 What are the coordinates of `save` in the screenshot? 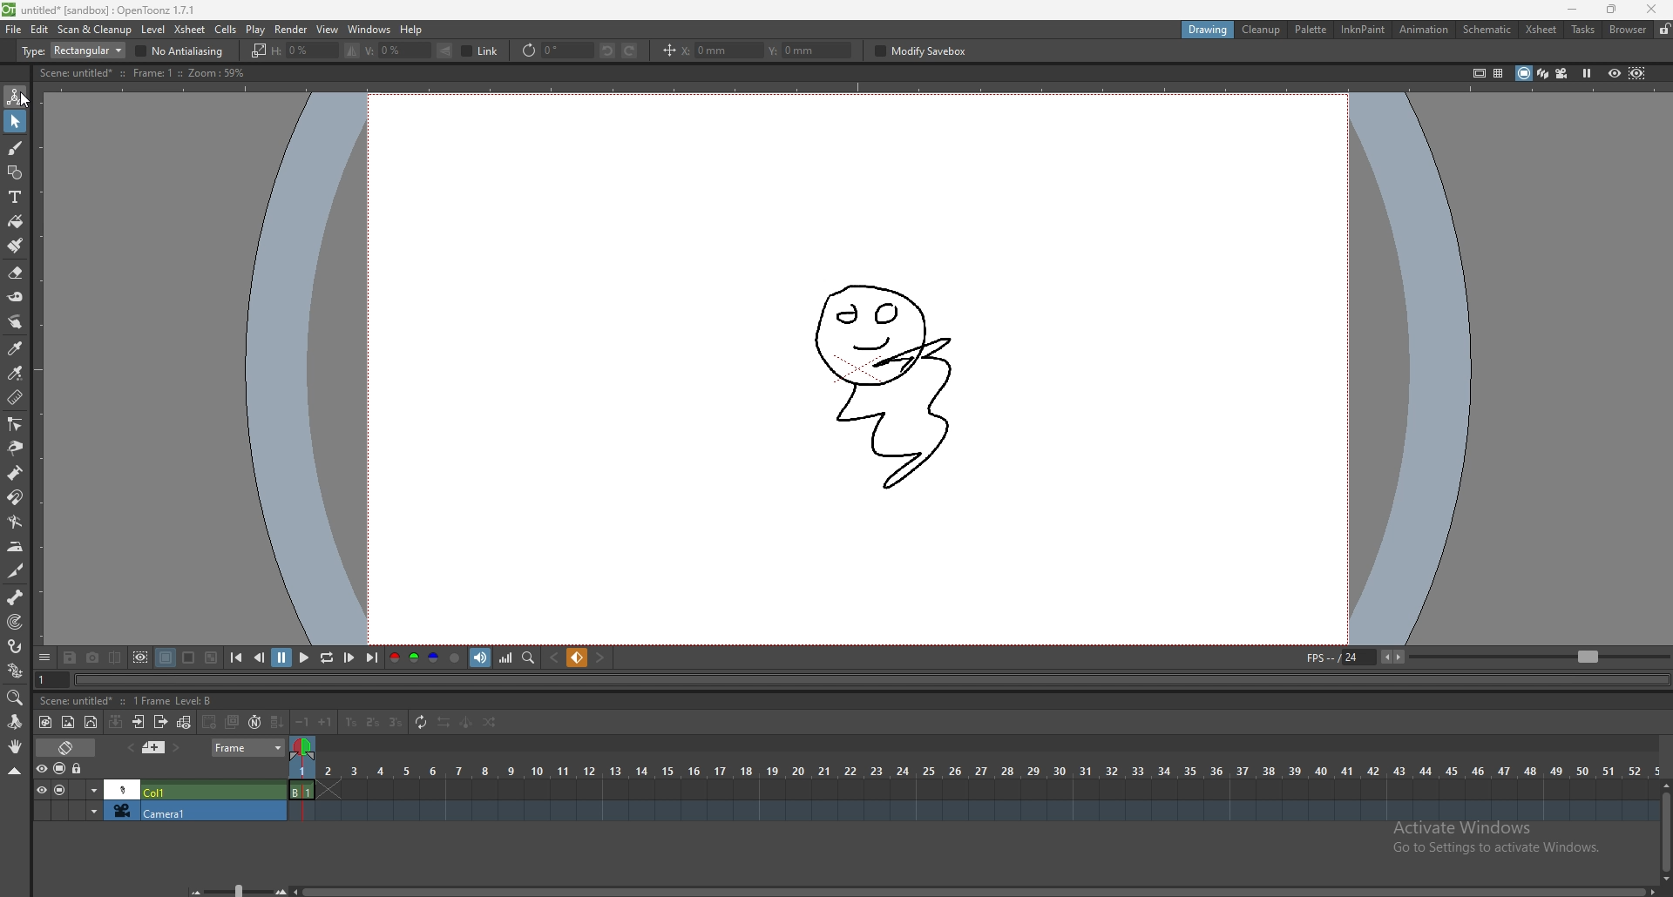 It's located at (72, 657).